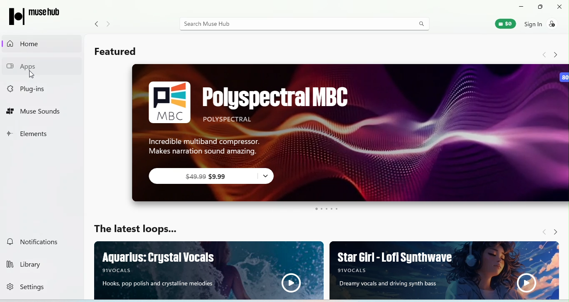  What do you see at coordinates (97, 24) in the screenshot?
I see `Navigate back` at bounding box center [97, 24].